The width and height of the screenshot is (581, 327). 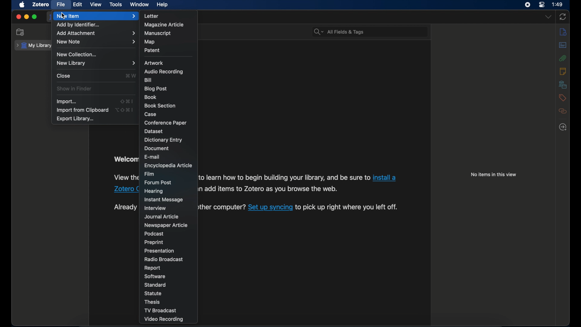 I want to click on artwork, so click(x=154, y=63).